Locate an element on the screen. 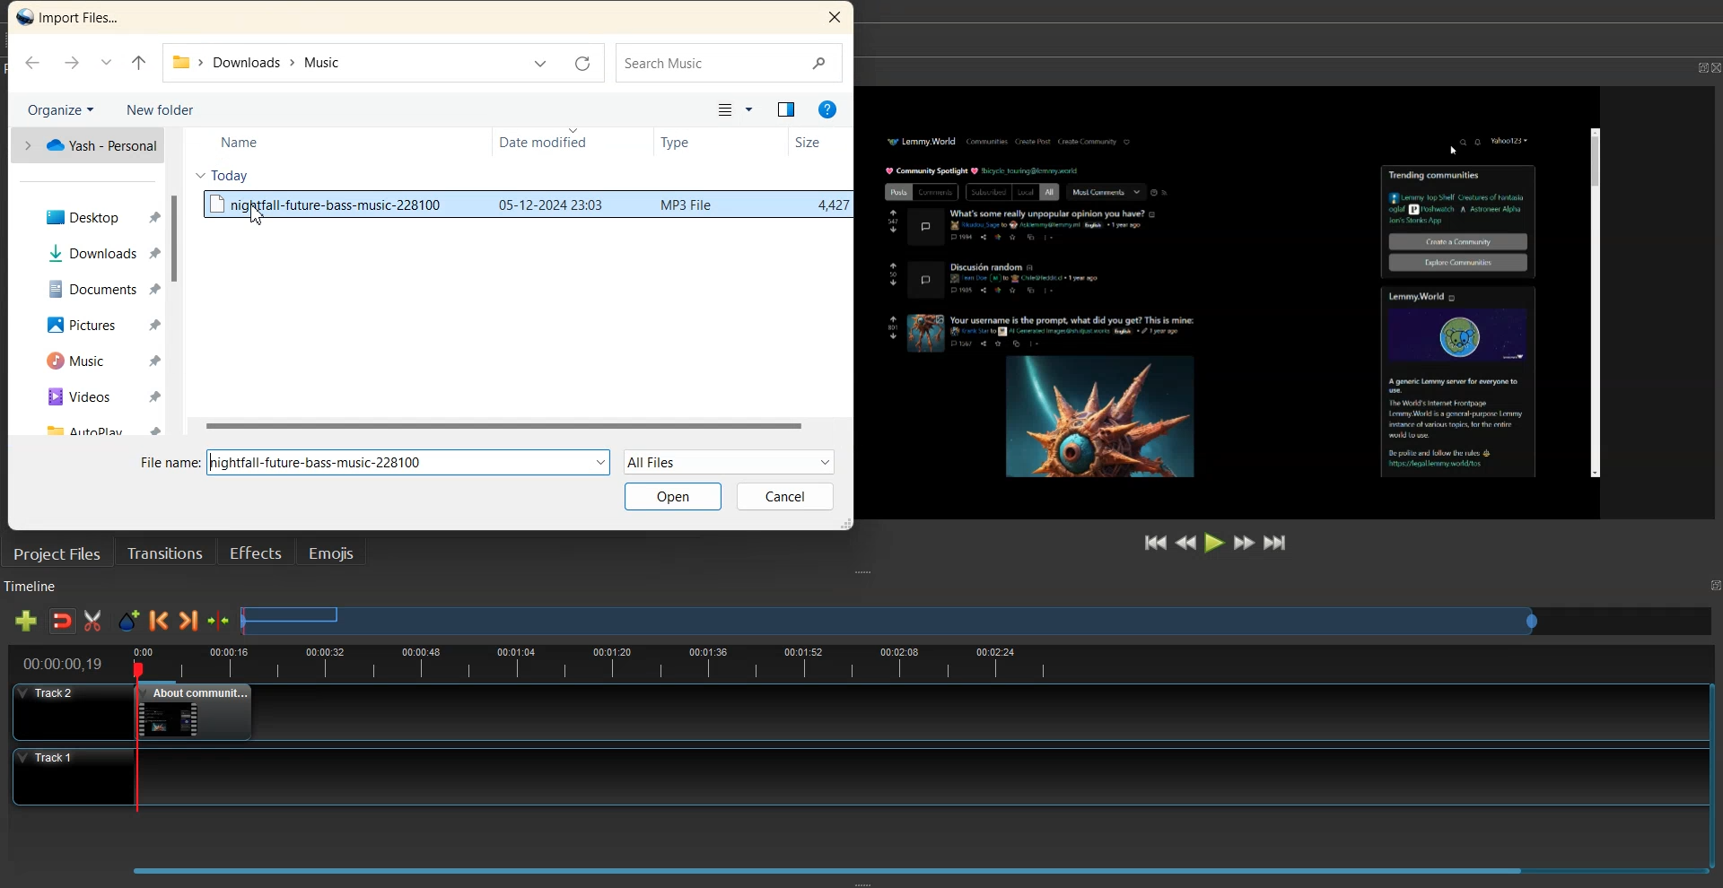 This screenshot has width=1723, height=888. Disable snaping is located at coordinates (63, 621).